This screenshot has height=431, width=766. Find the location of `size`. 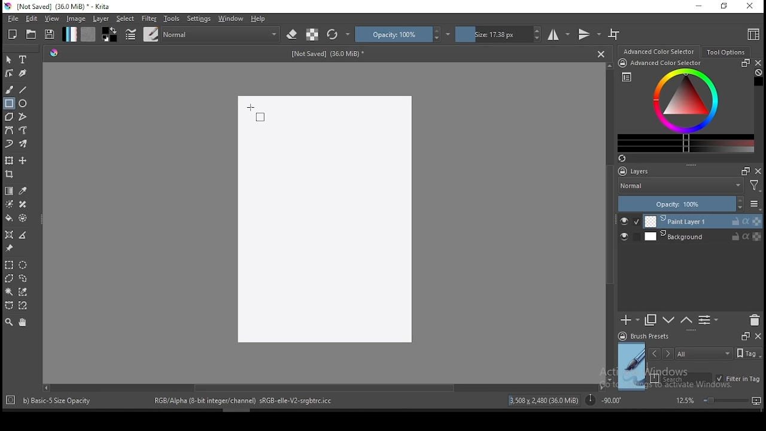

size is located at coordinates (498, 34).